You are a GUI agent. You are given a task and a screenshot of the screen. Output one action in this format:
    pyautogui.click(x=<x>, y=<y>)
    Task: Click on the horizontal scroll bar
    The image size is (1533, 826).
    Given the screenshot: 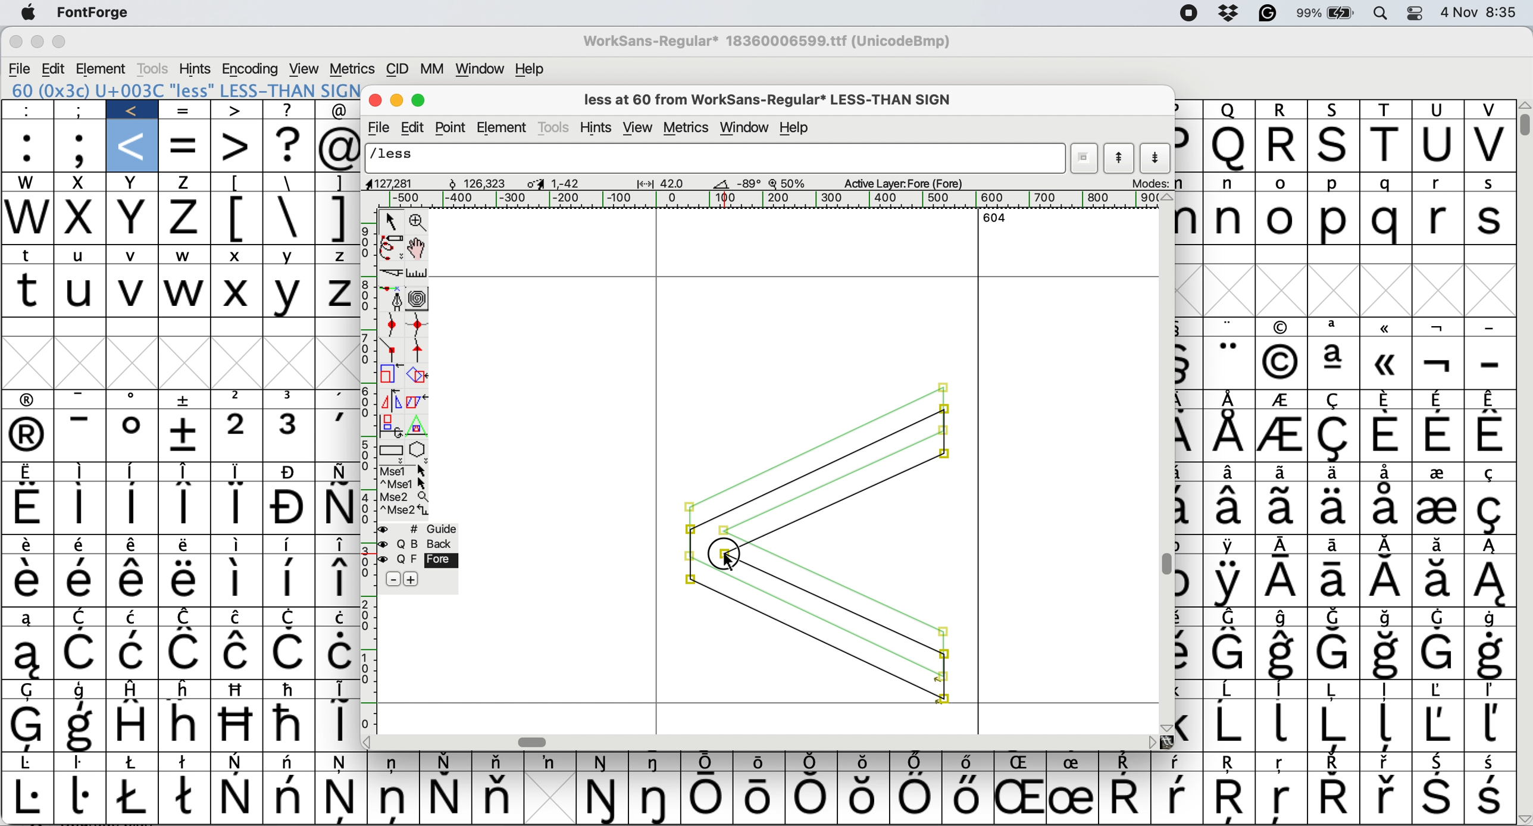 What is the action you would take?
    pyautogui.click(x=757, y=741)
    